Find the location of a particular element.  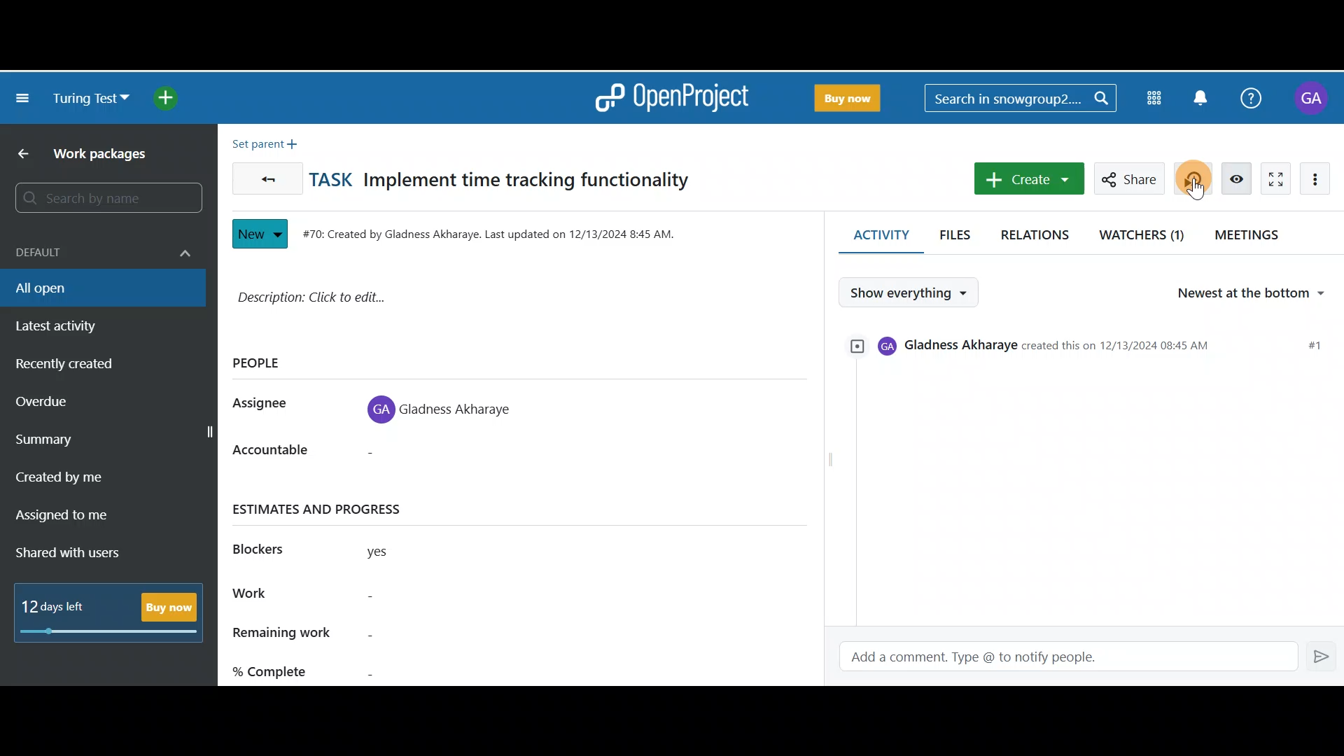

Work is located at coordinates (373, 596).